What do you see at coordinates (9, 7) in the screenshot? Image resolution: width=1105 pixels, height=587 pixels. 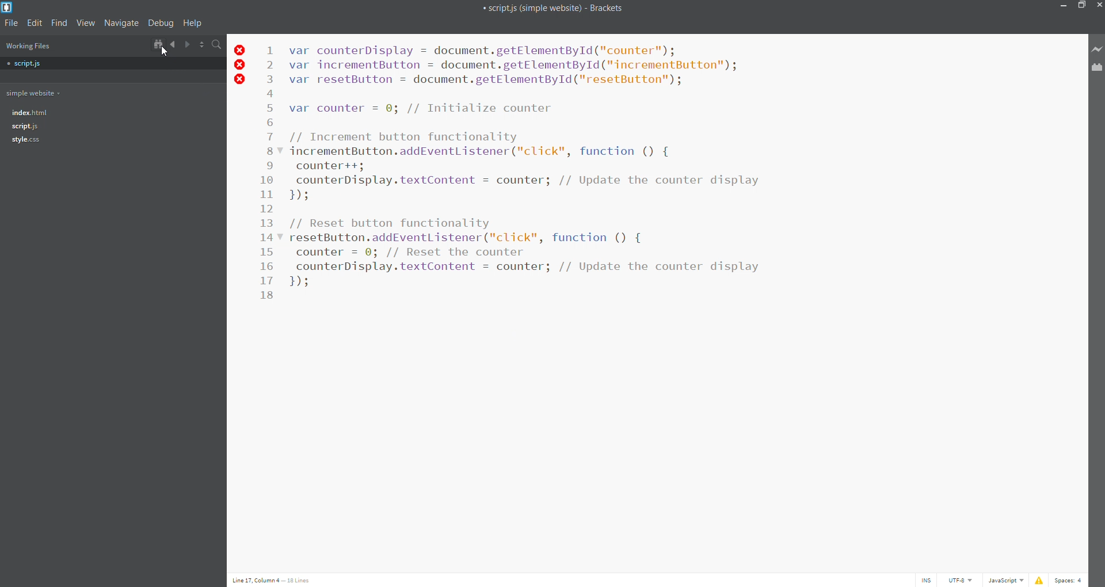 I see `logo` at bounding box center [9, 7].